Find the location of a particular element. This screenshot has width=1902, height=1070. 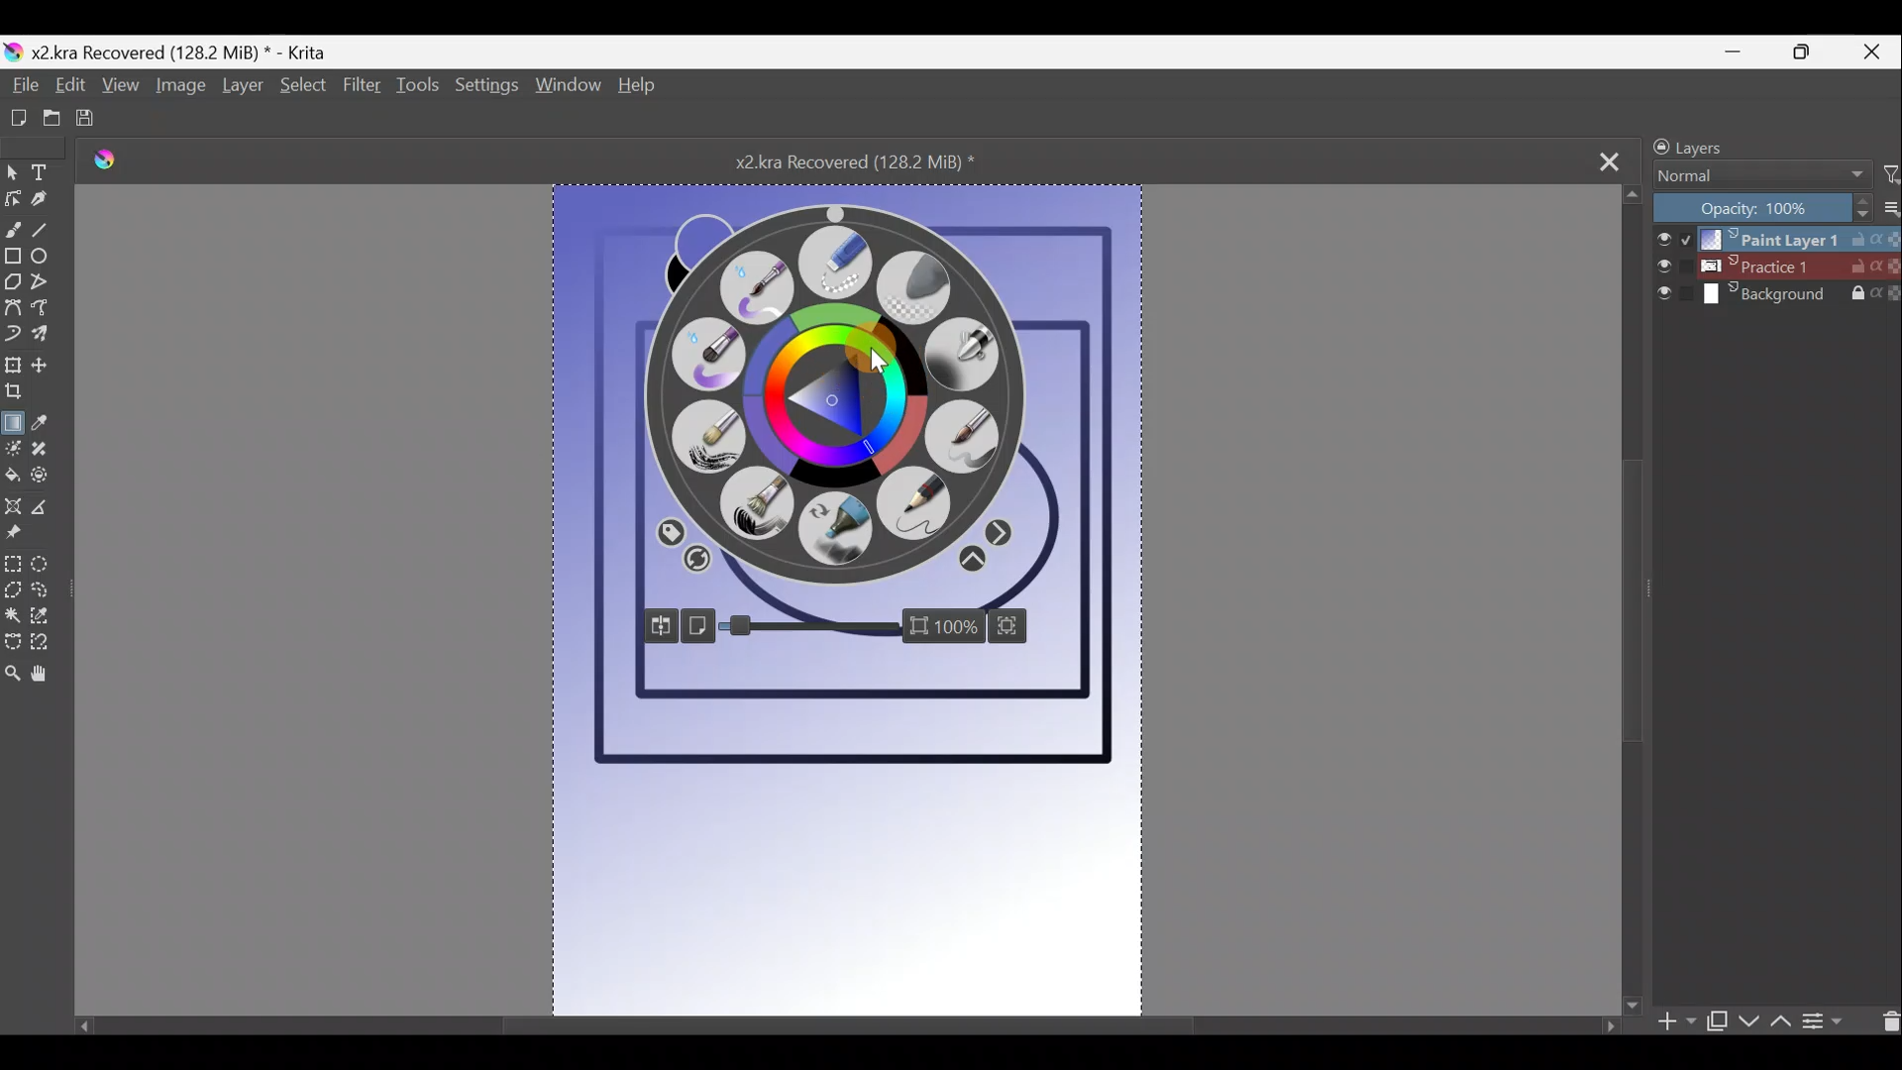

Similar colour selection tool is located at coordinates (45, 620).